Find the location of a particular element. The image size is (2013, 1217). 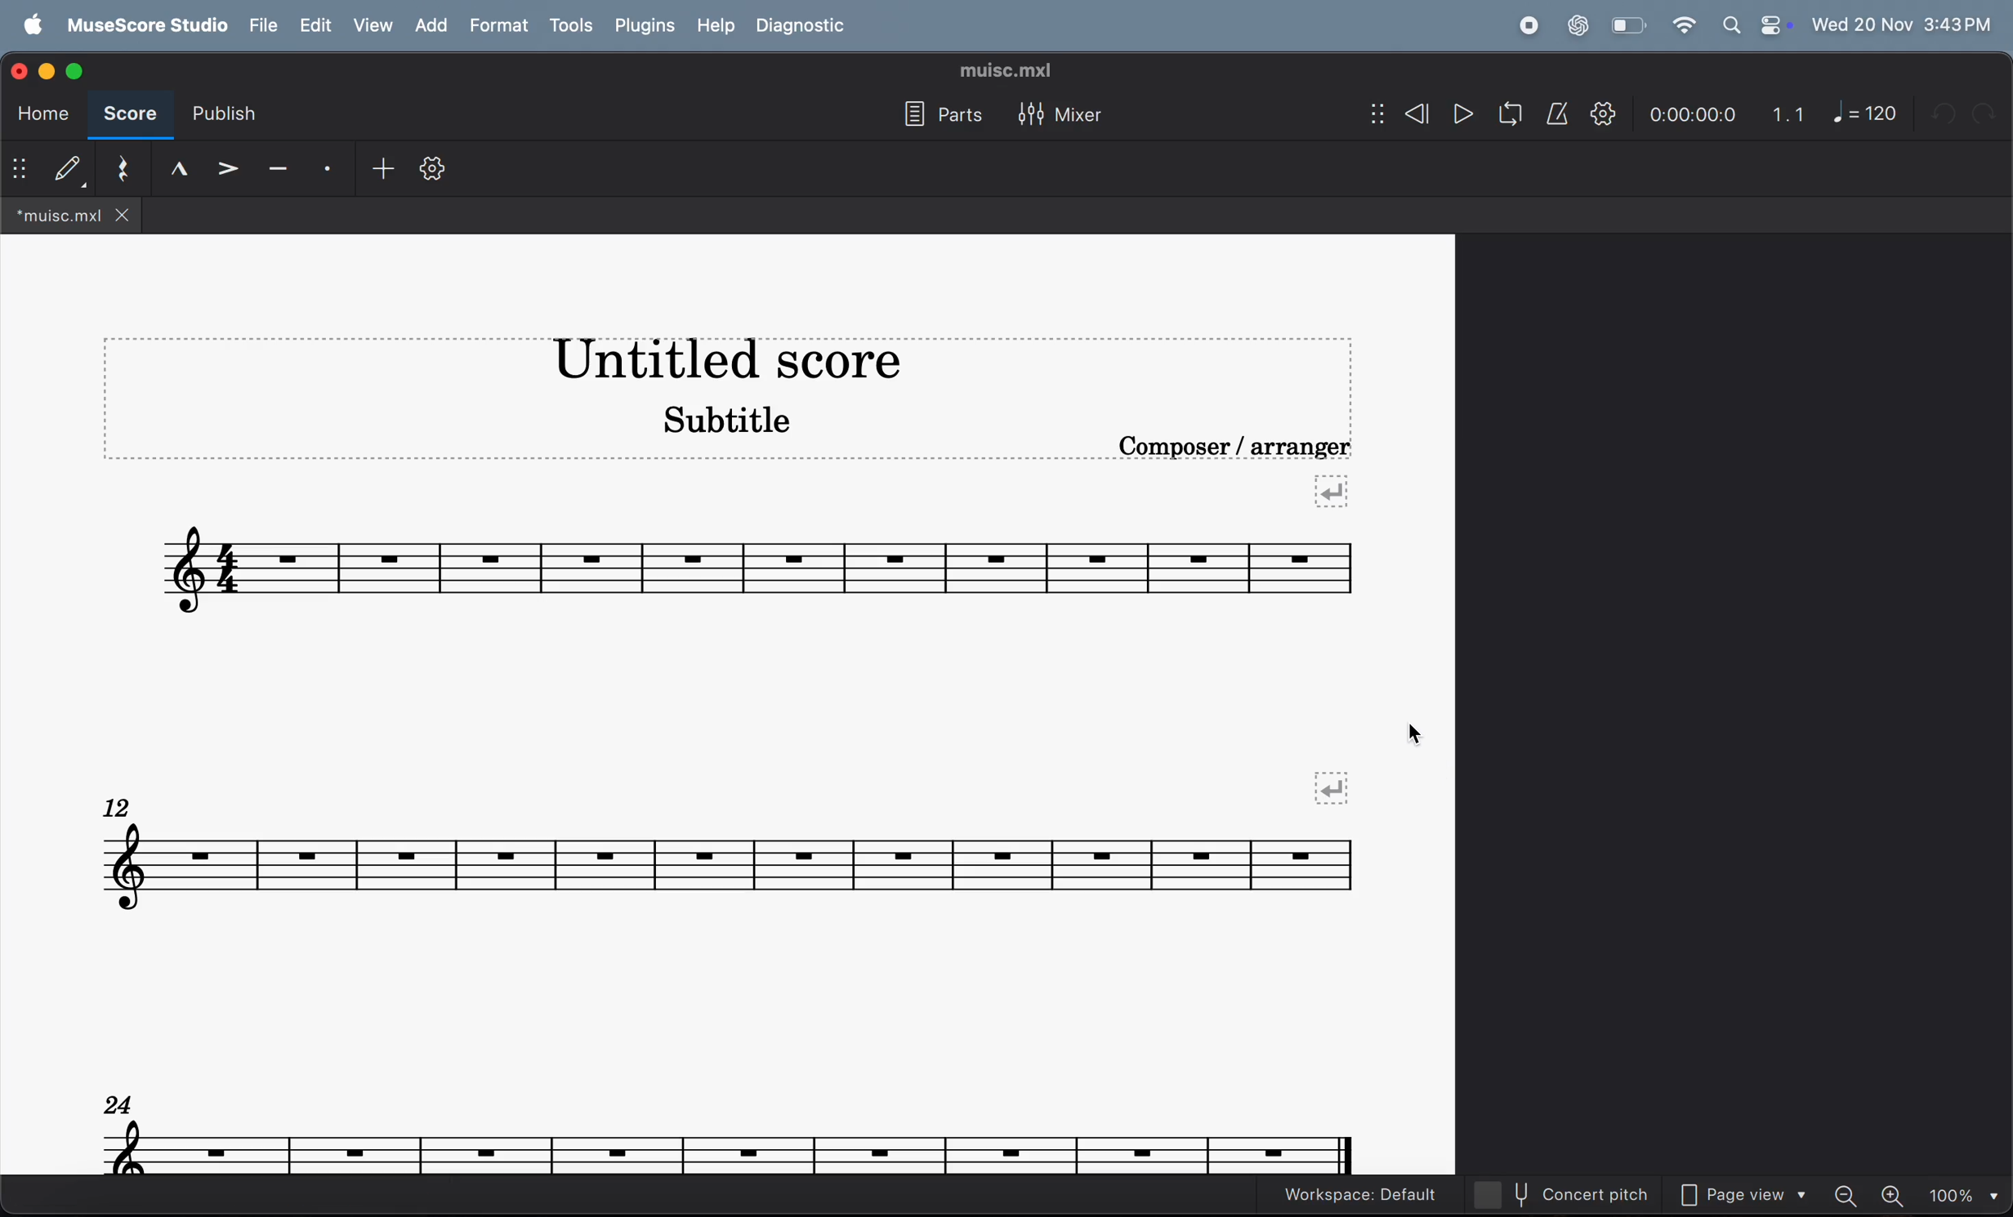

chatgpt is located at coordinates (1574, 25).